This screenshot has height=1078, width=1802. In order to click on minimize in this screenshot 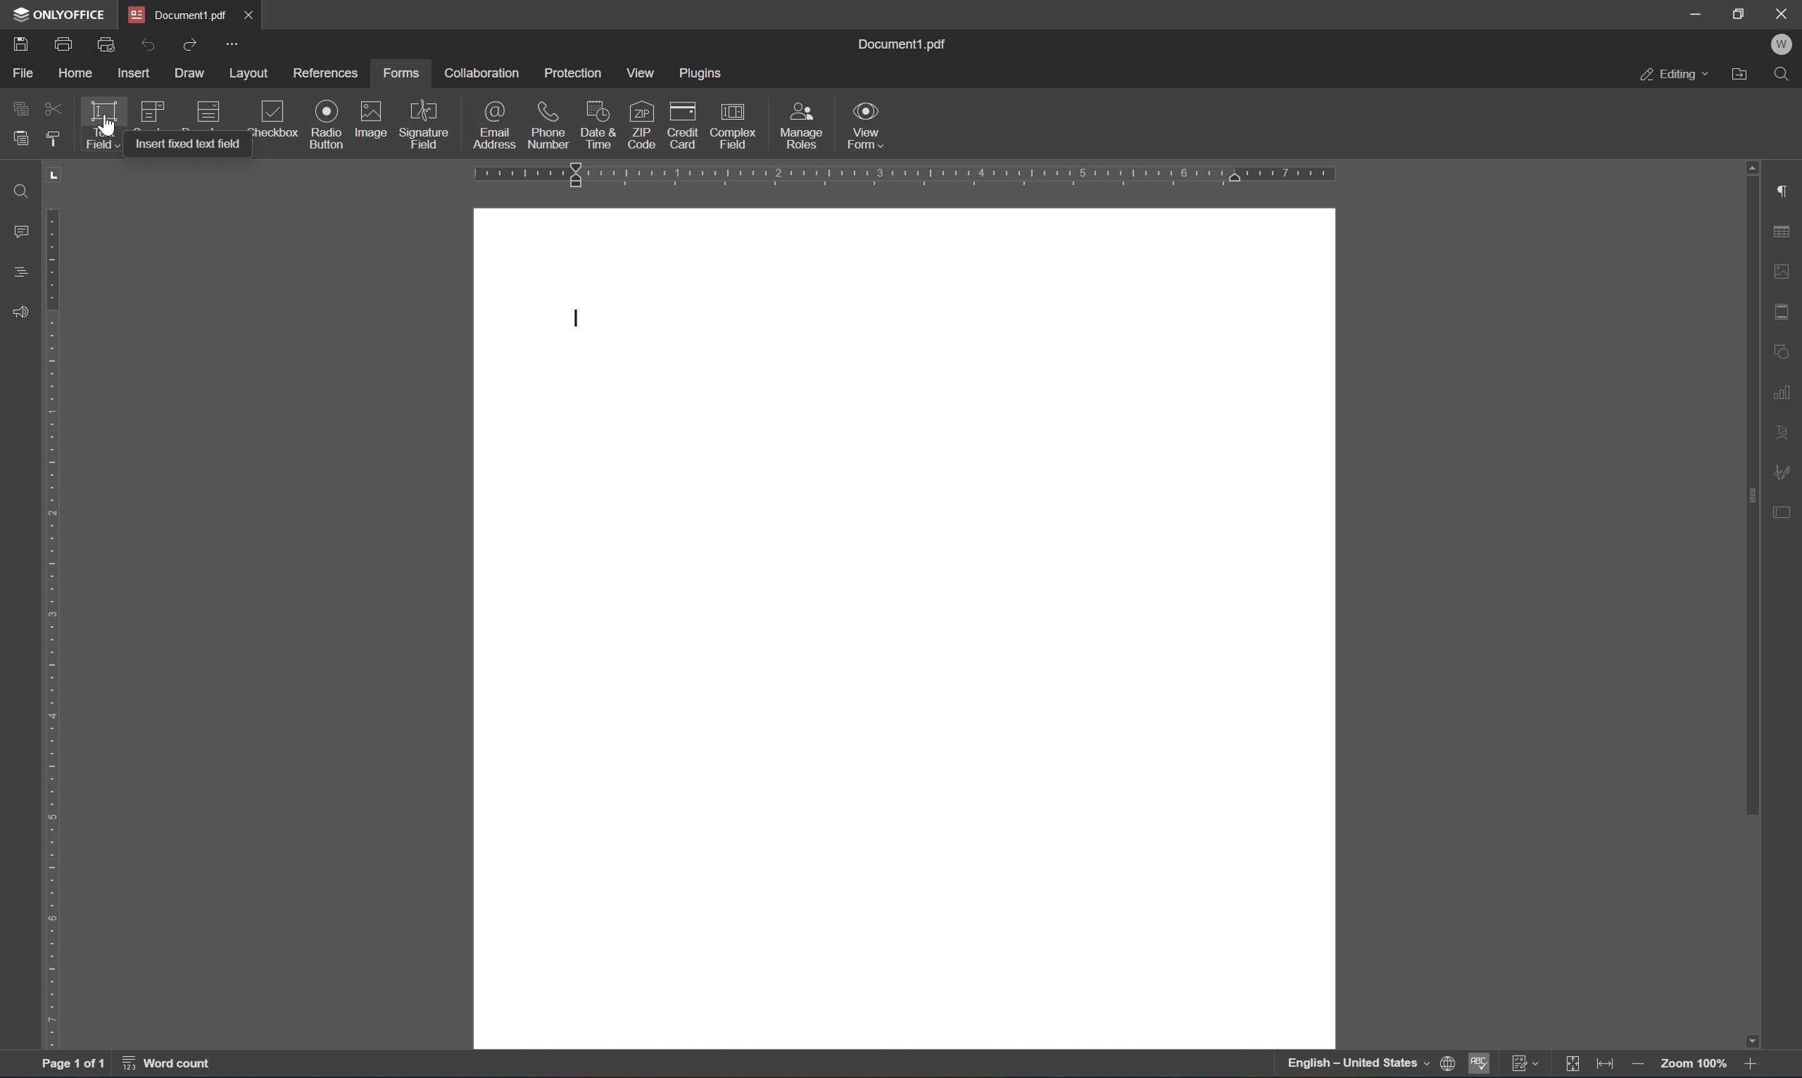, I will do `click(1694, 12)`.